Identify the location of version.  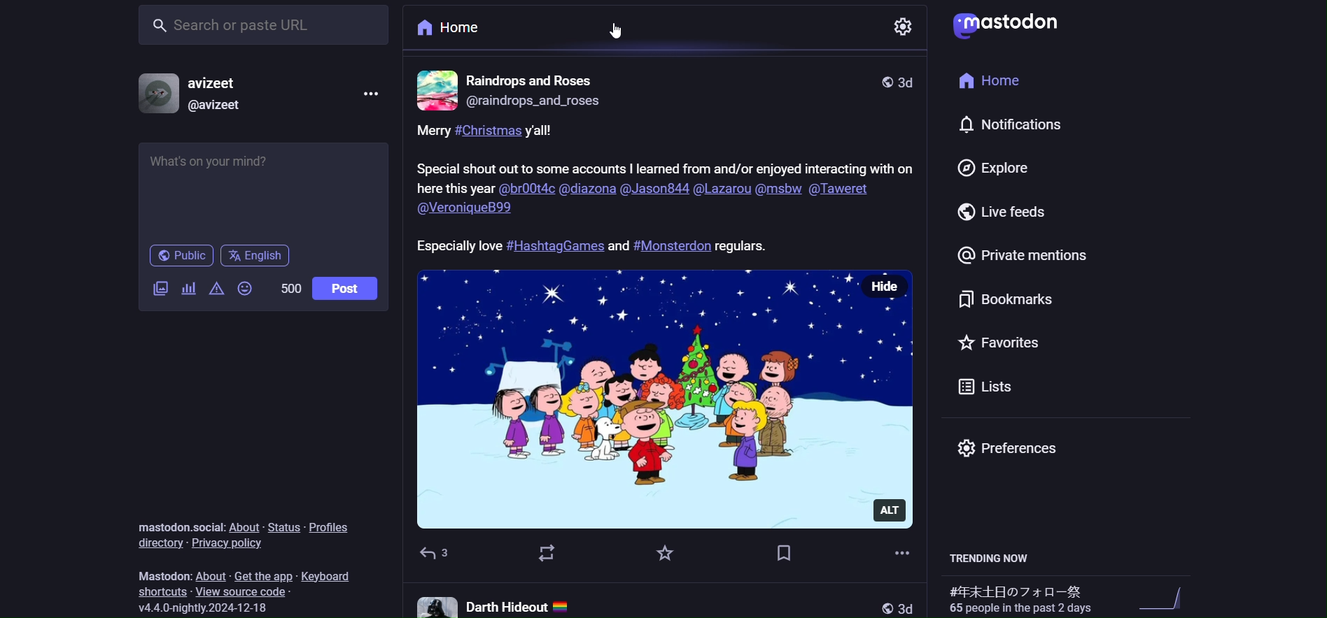
(208, 608).